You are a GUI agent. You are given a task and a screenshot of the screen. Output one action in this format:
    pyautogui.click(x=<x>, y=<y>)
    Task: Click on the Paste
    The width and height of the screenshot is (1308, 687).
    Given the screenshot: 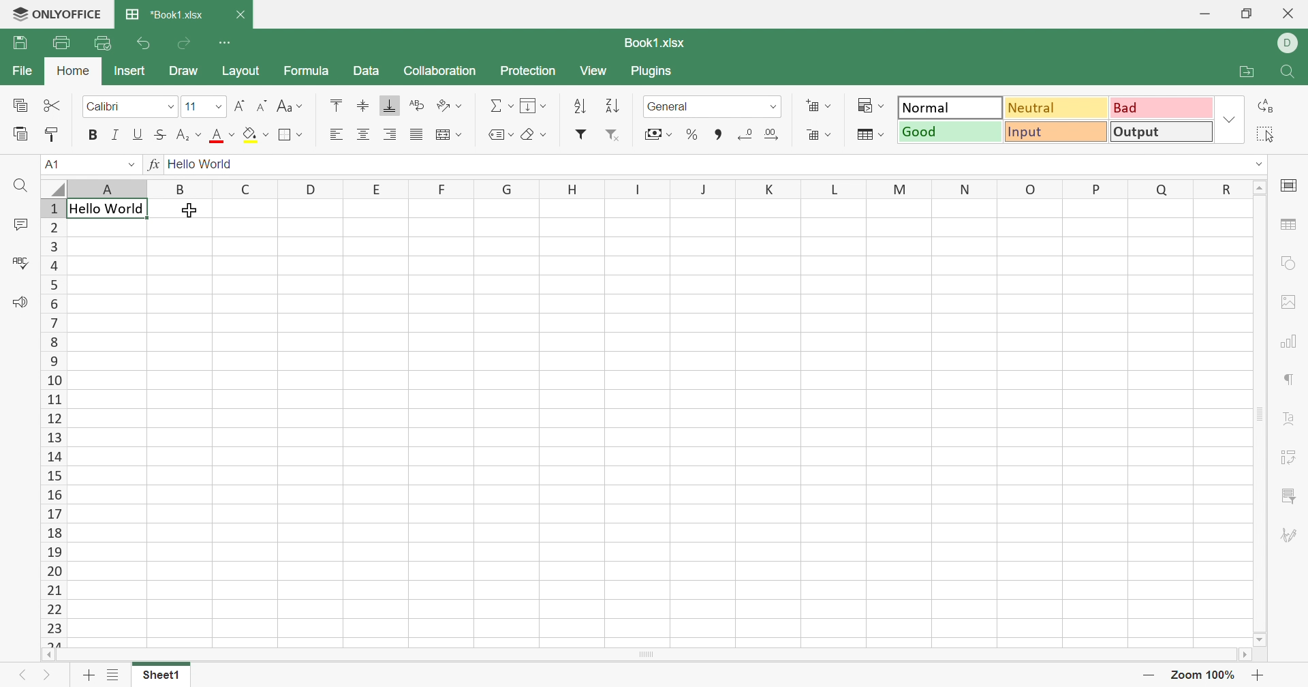 What is the action you would take?
    pyautogui.click(x=20, y=135)
    